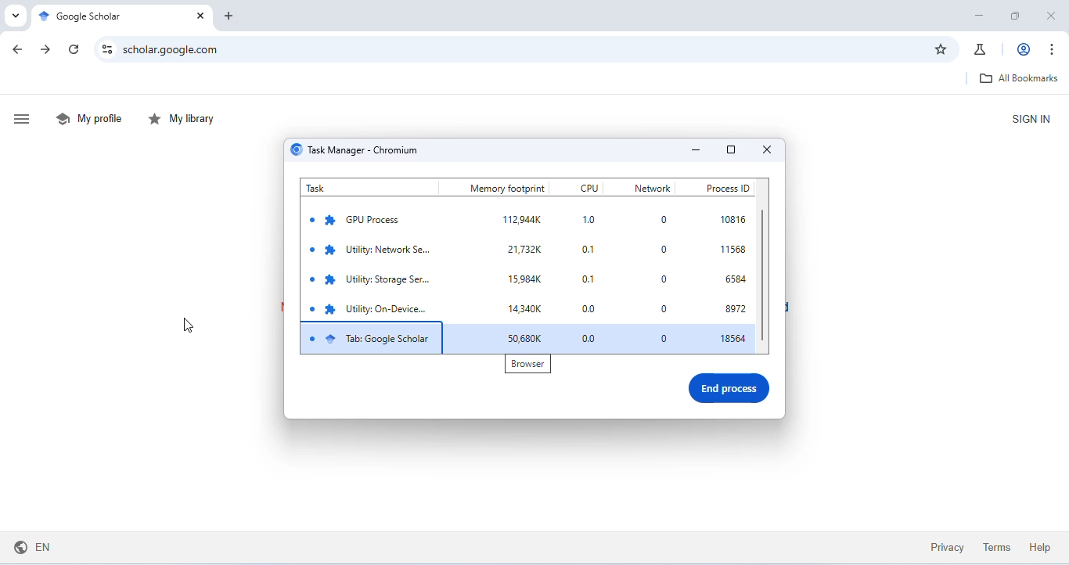  I want to click on help, so click(1039, 547).